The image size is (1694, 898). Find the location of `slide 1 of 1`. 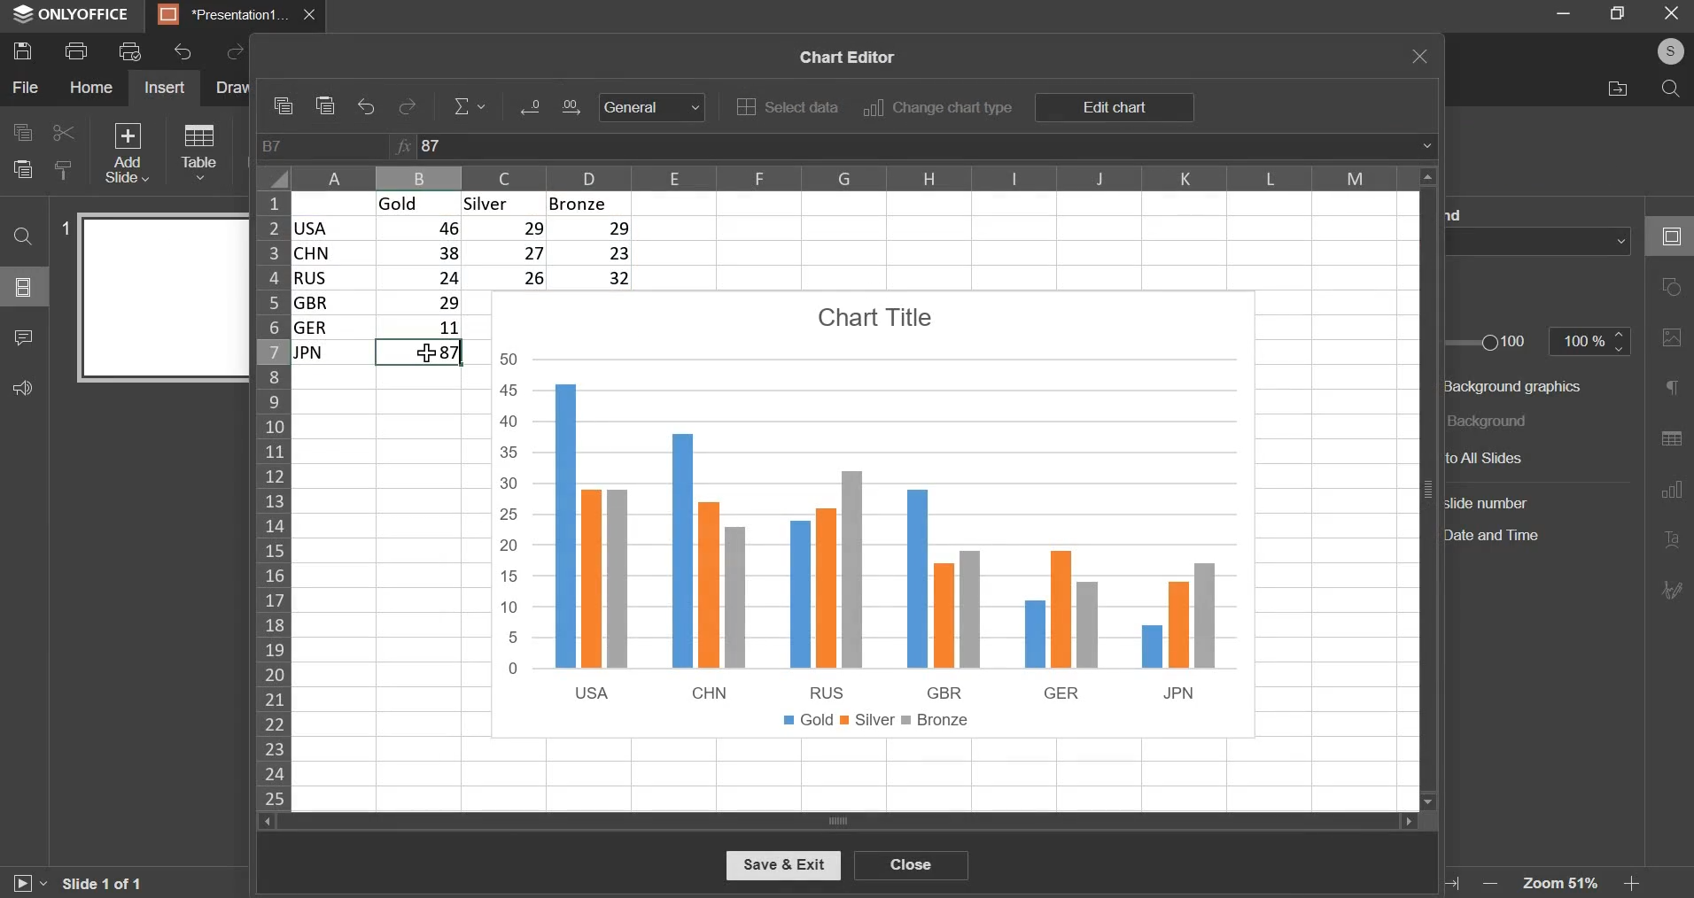

slide 1 of 1 is located at coordinates (101, 881).